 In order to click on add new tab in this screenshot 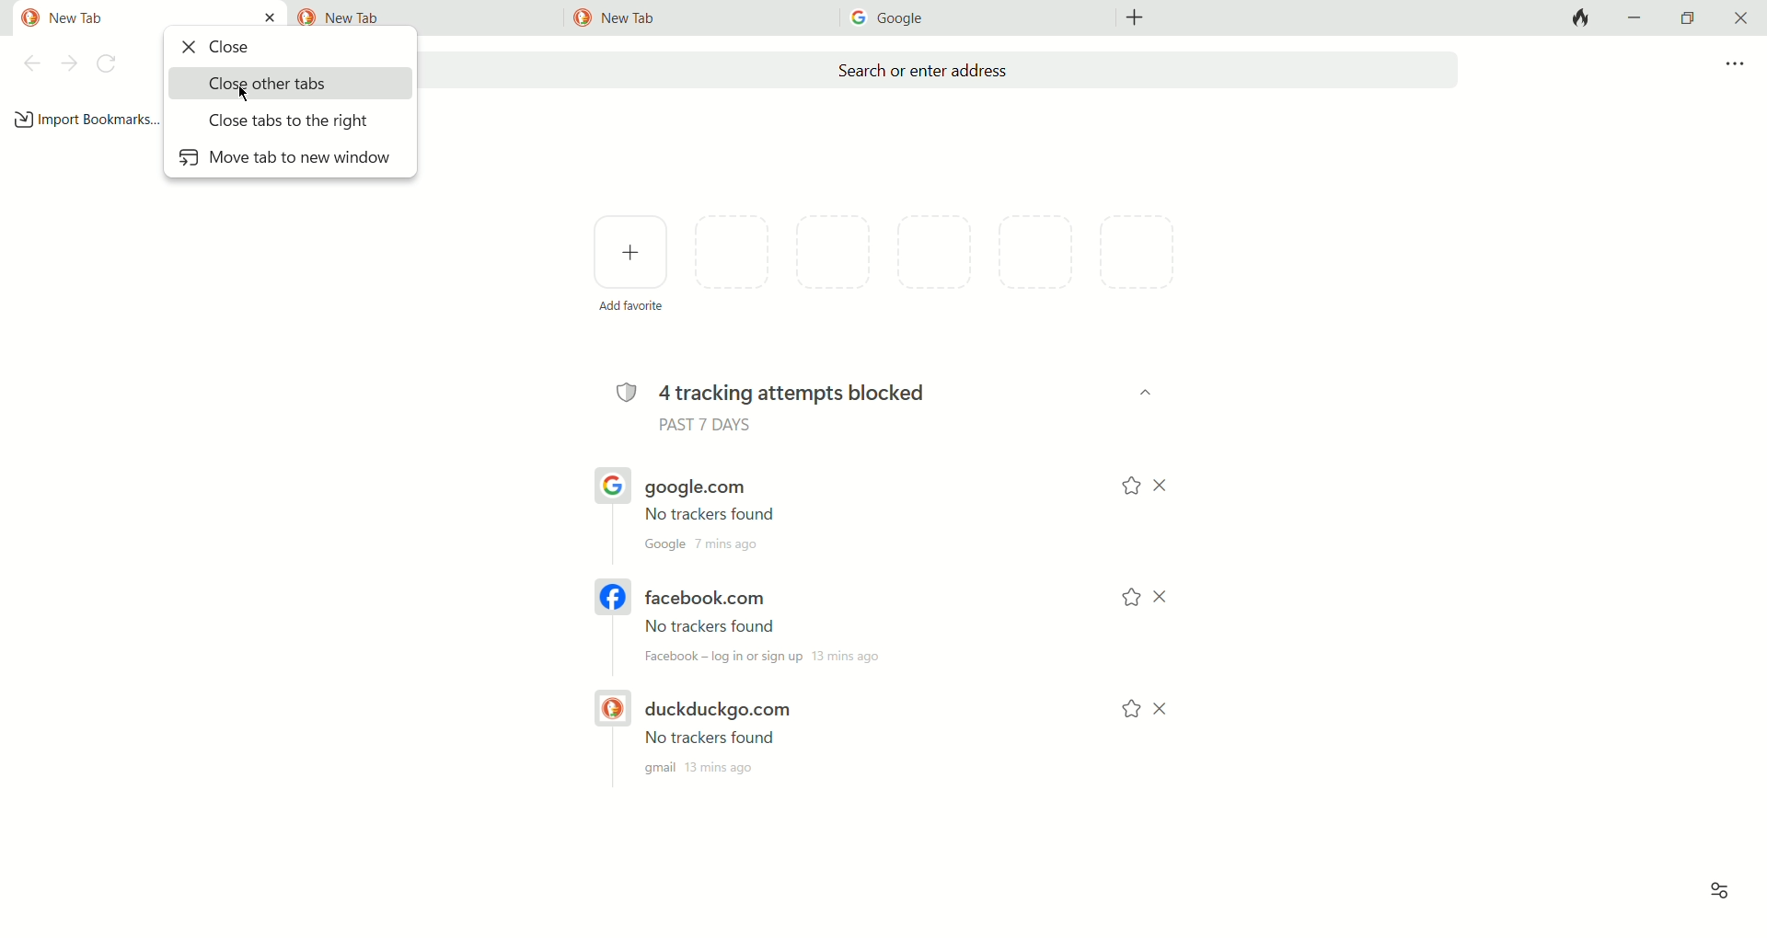, I will do `click(1142, 16)`.